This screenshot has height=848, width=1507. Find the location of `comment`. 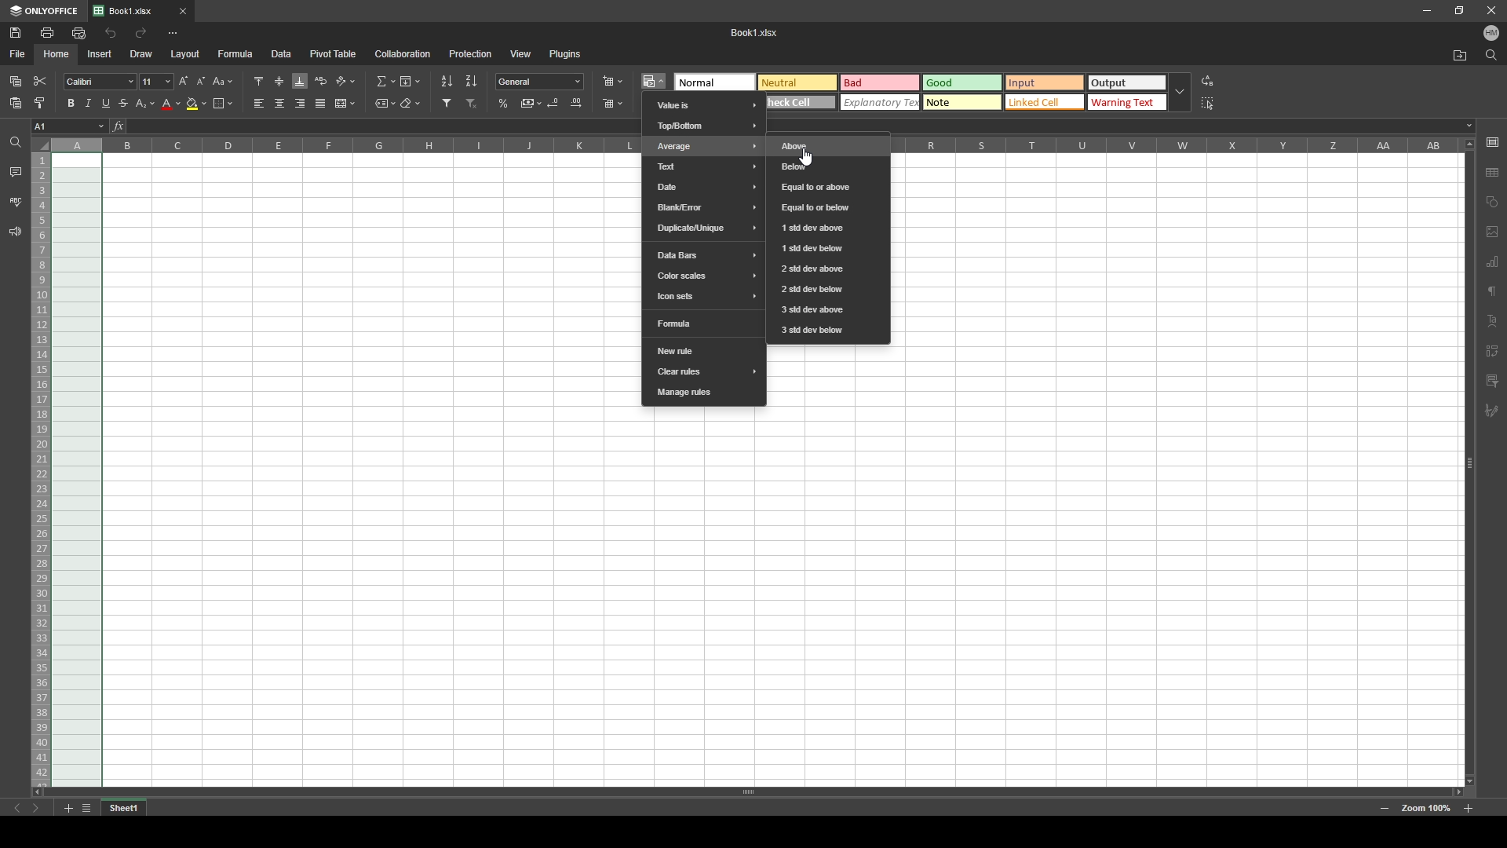

comment is located at coordinates (15, 171).